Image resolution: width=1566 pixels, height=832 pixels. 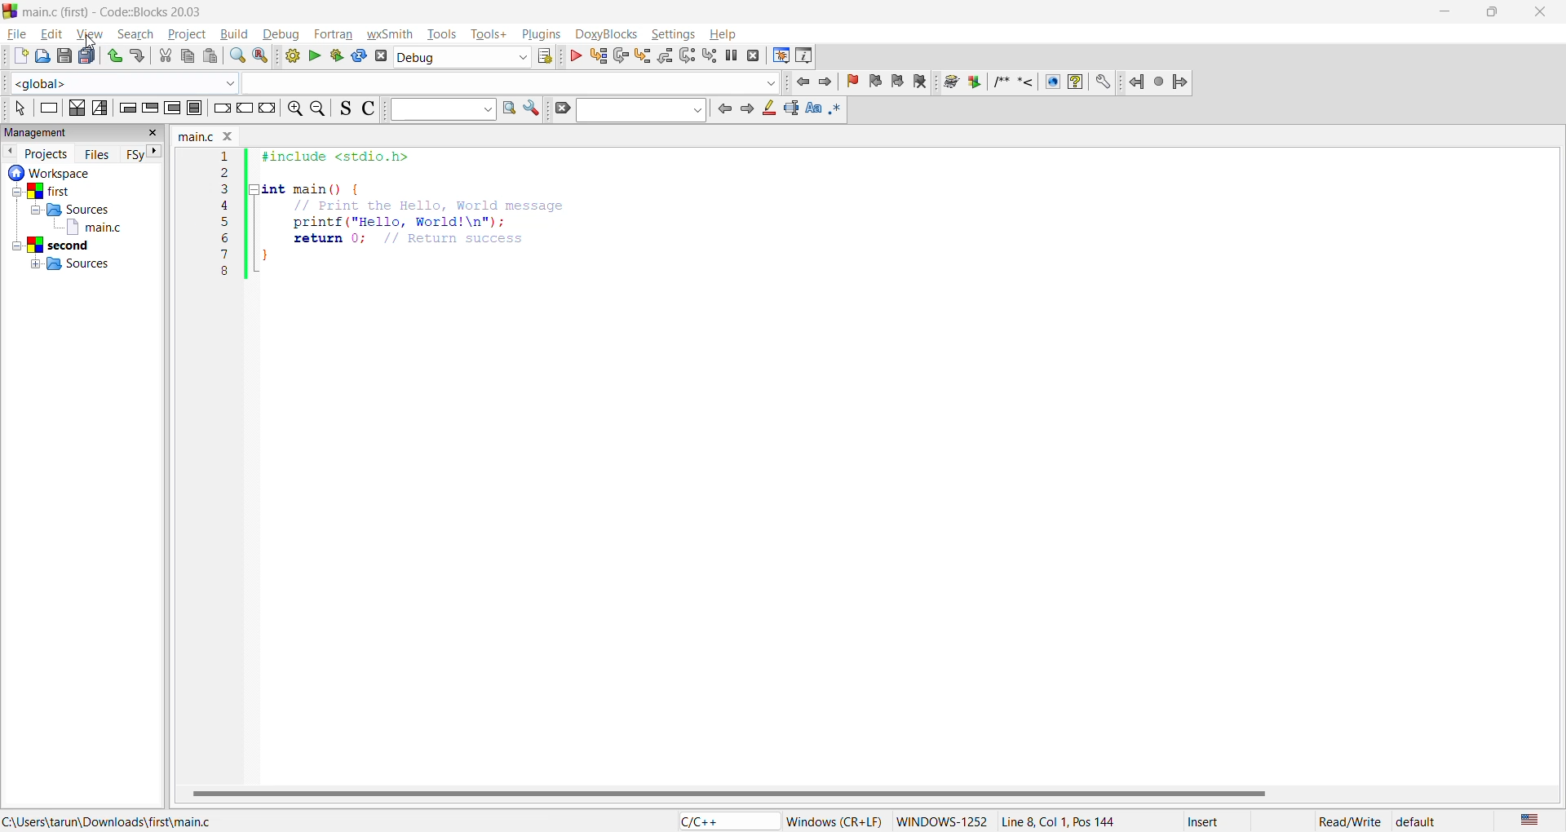 What do you see at coordinates (1446, 12) in the screenshot?
I see `minimize` at bounding box center [1446, 12].